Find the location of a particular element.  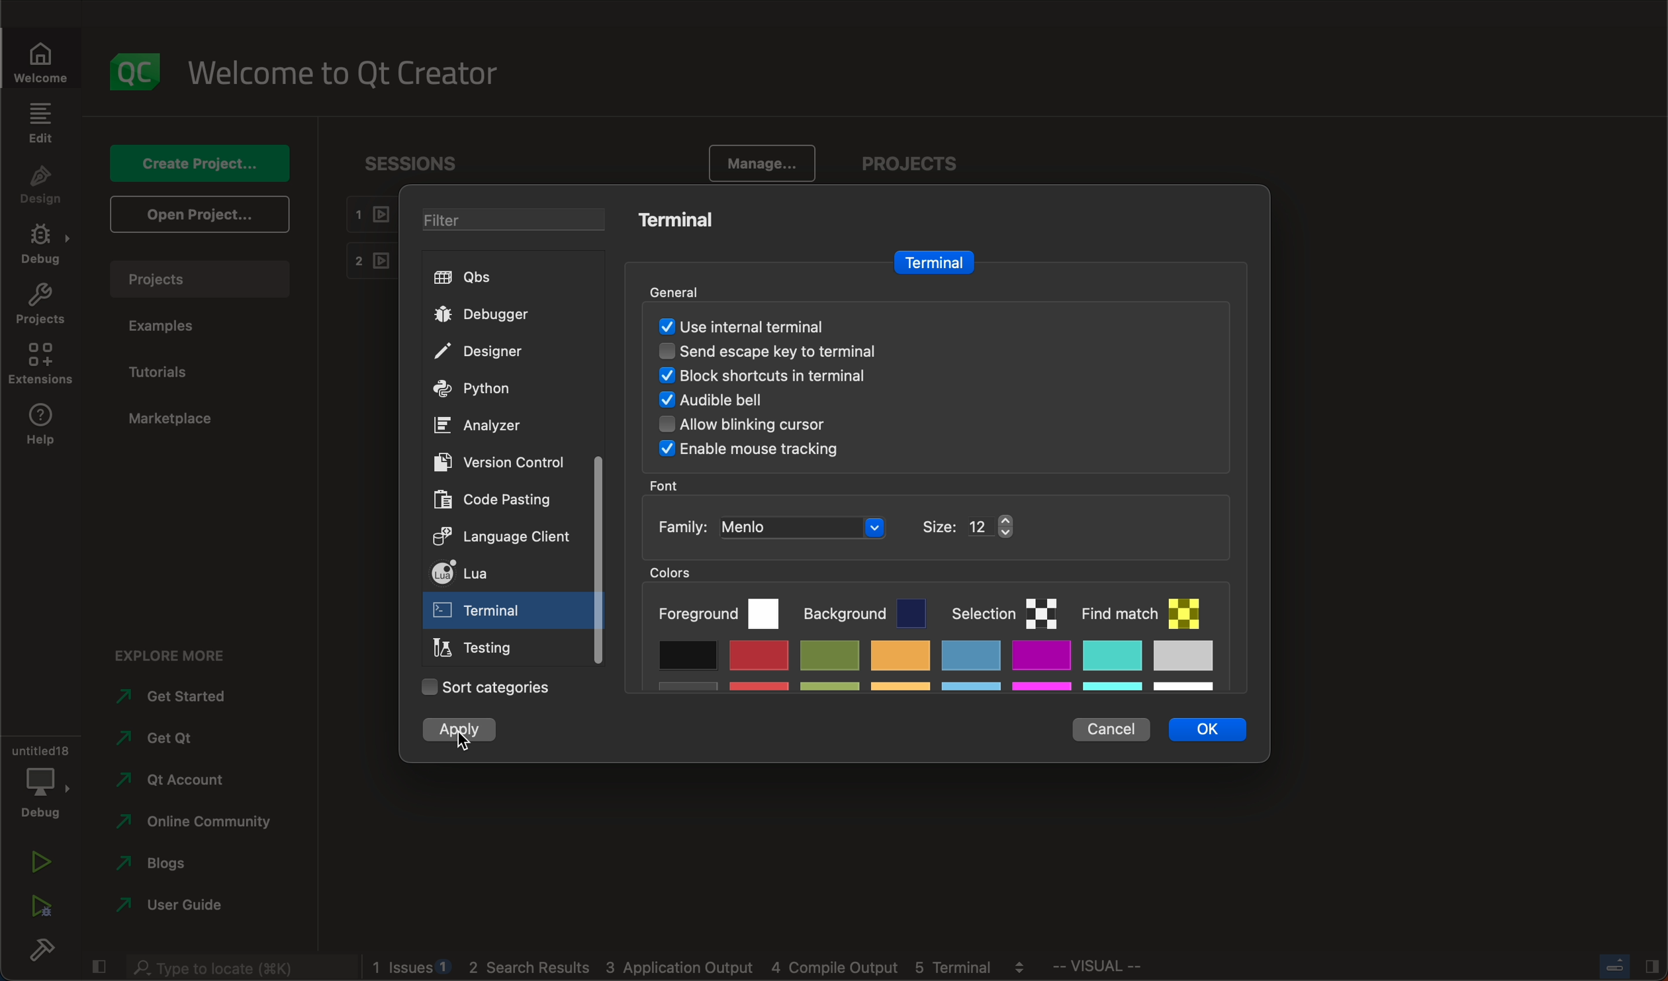

python is located at coordinates (481, 390).